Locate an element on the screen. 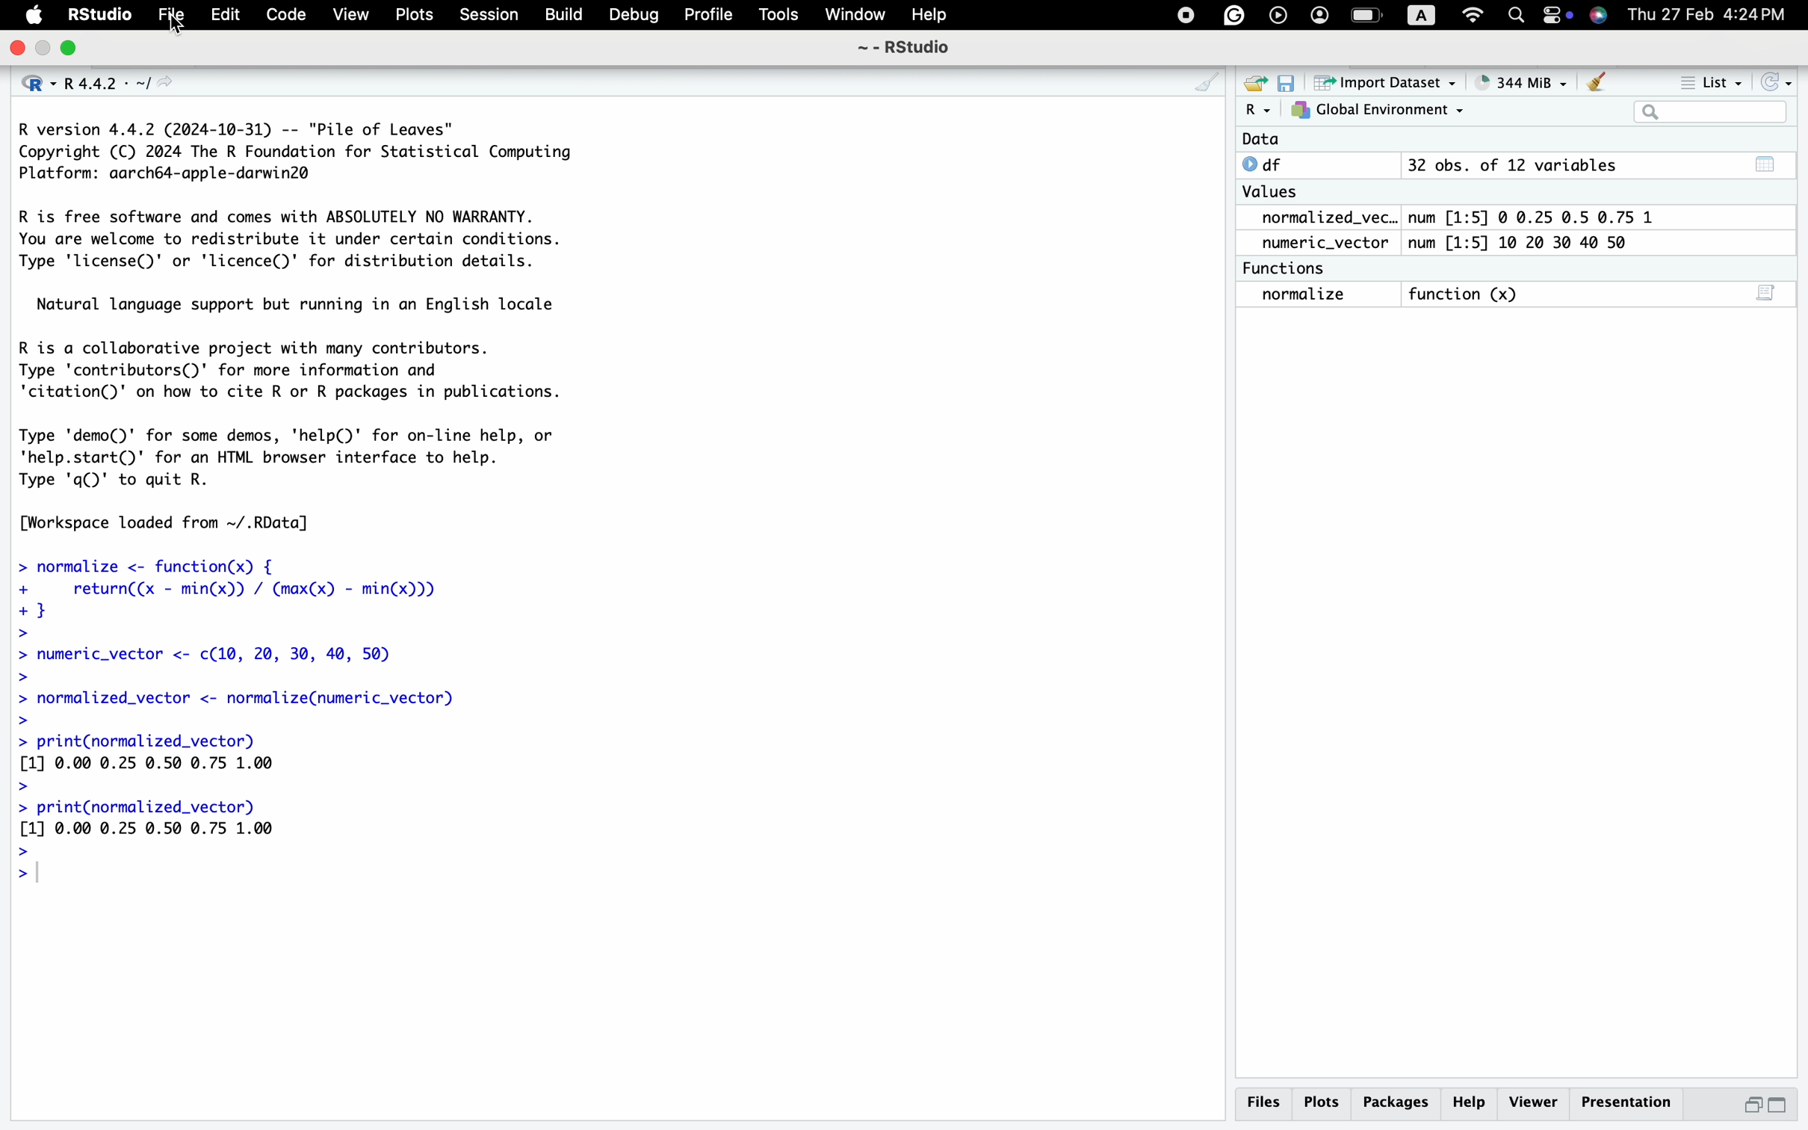 The height and width of the screenshot is (1130, 1808). refresh is located at coordinates (1772, 81).